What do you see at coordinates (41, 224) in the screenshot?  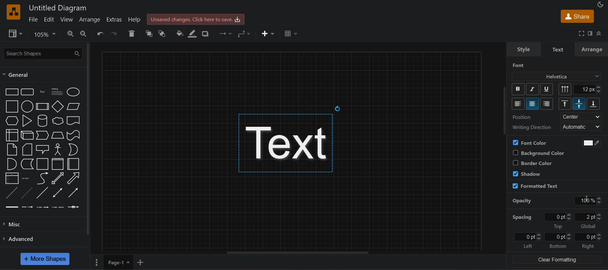 I see `misc` at bounding box center [41, 224].